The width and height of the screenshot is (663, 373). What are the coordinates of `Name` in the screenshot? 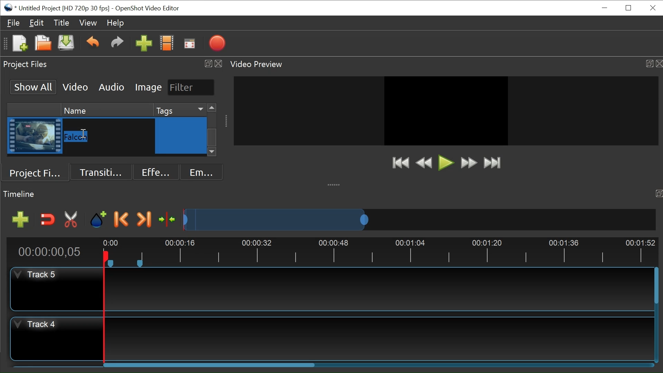 It's located at (106, 109).